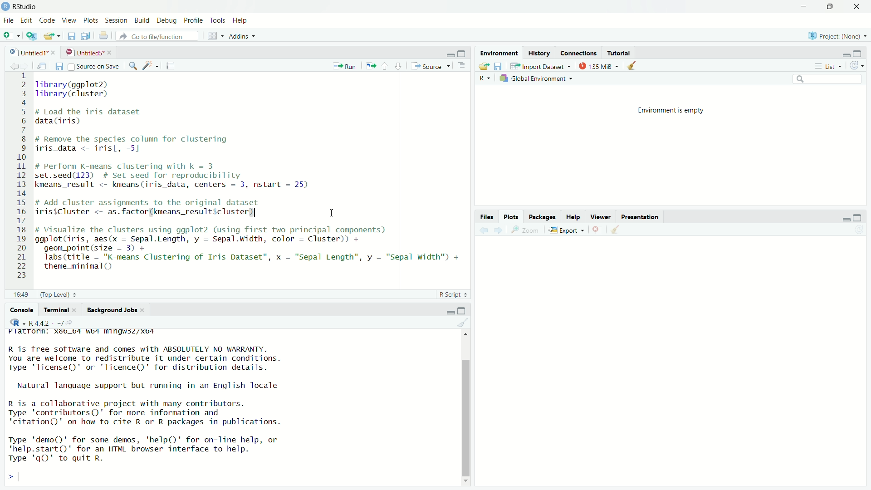  I want to click on hide document outline, so click(462, 66).